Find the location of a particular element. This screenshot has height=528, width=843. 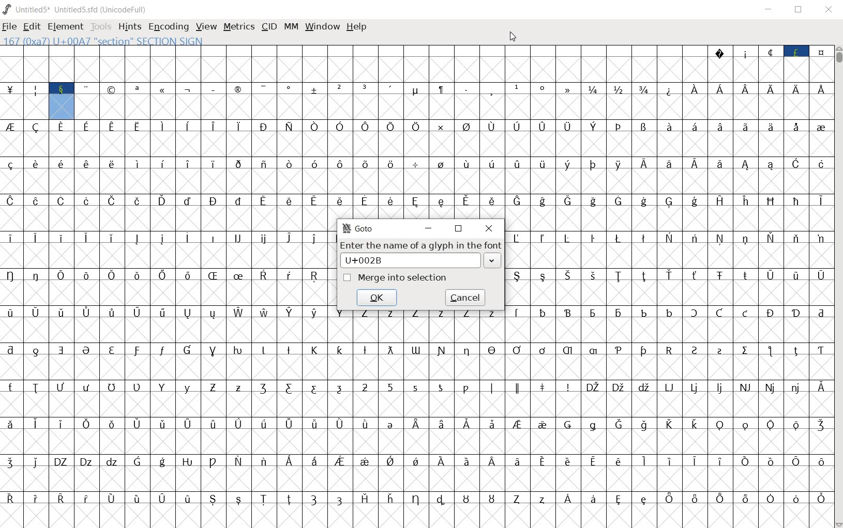

symbol is located at coordinates (819, 139).